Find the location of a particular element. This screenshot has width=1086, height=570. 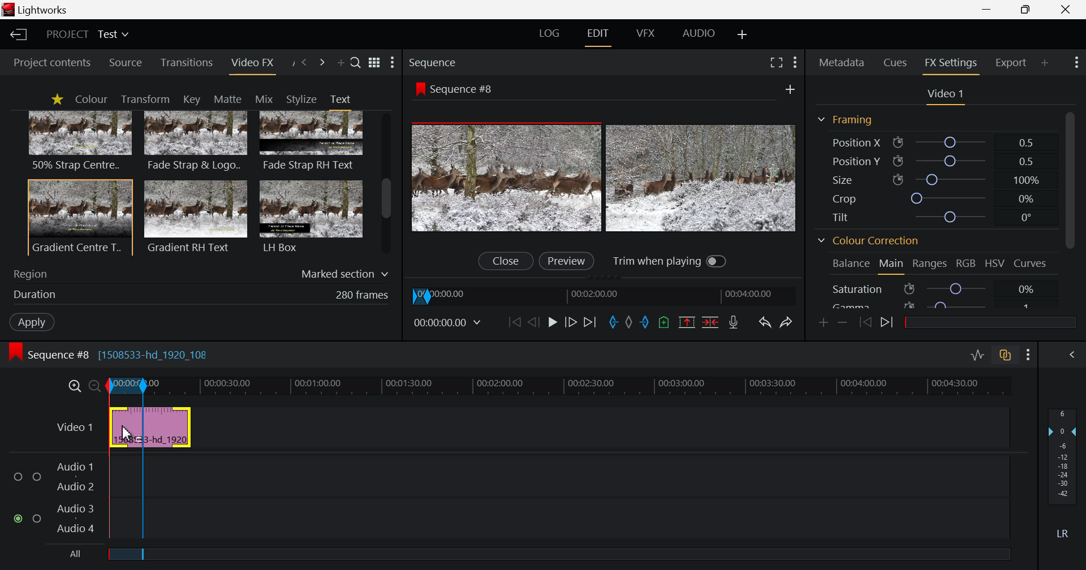

Metadata is located at coordinates (843, 61).